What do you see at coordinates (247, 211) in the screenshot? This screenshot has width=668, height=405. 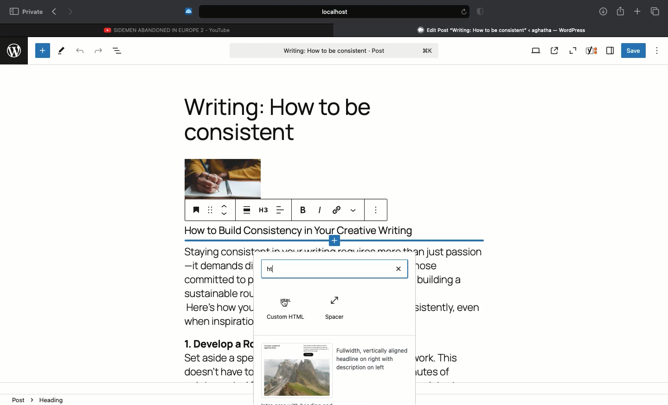 I see `Align` at bounding box center [247, 211].